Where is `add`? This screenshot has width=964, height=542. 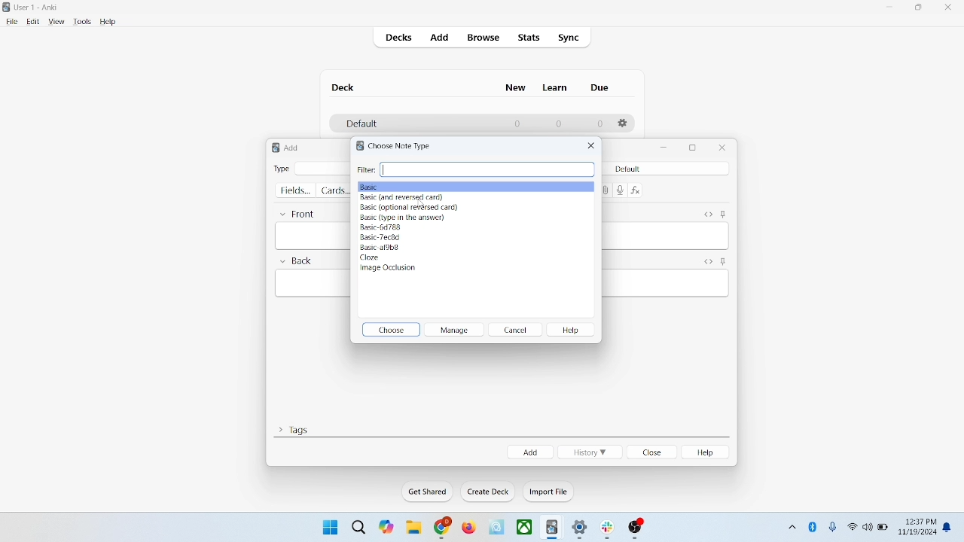
add is located at coordinates (294, 148).